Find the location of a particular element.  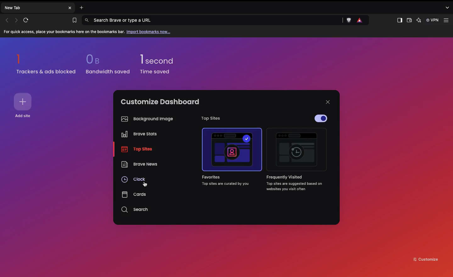

Customize and control Brave is located at coordinates (447, 20).